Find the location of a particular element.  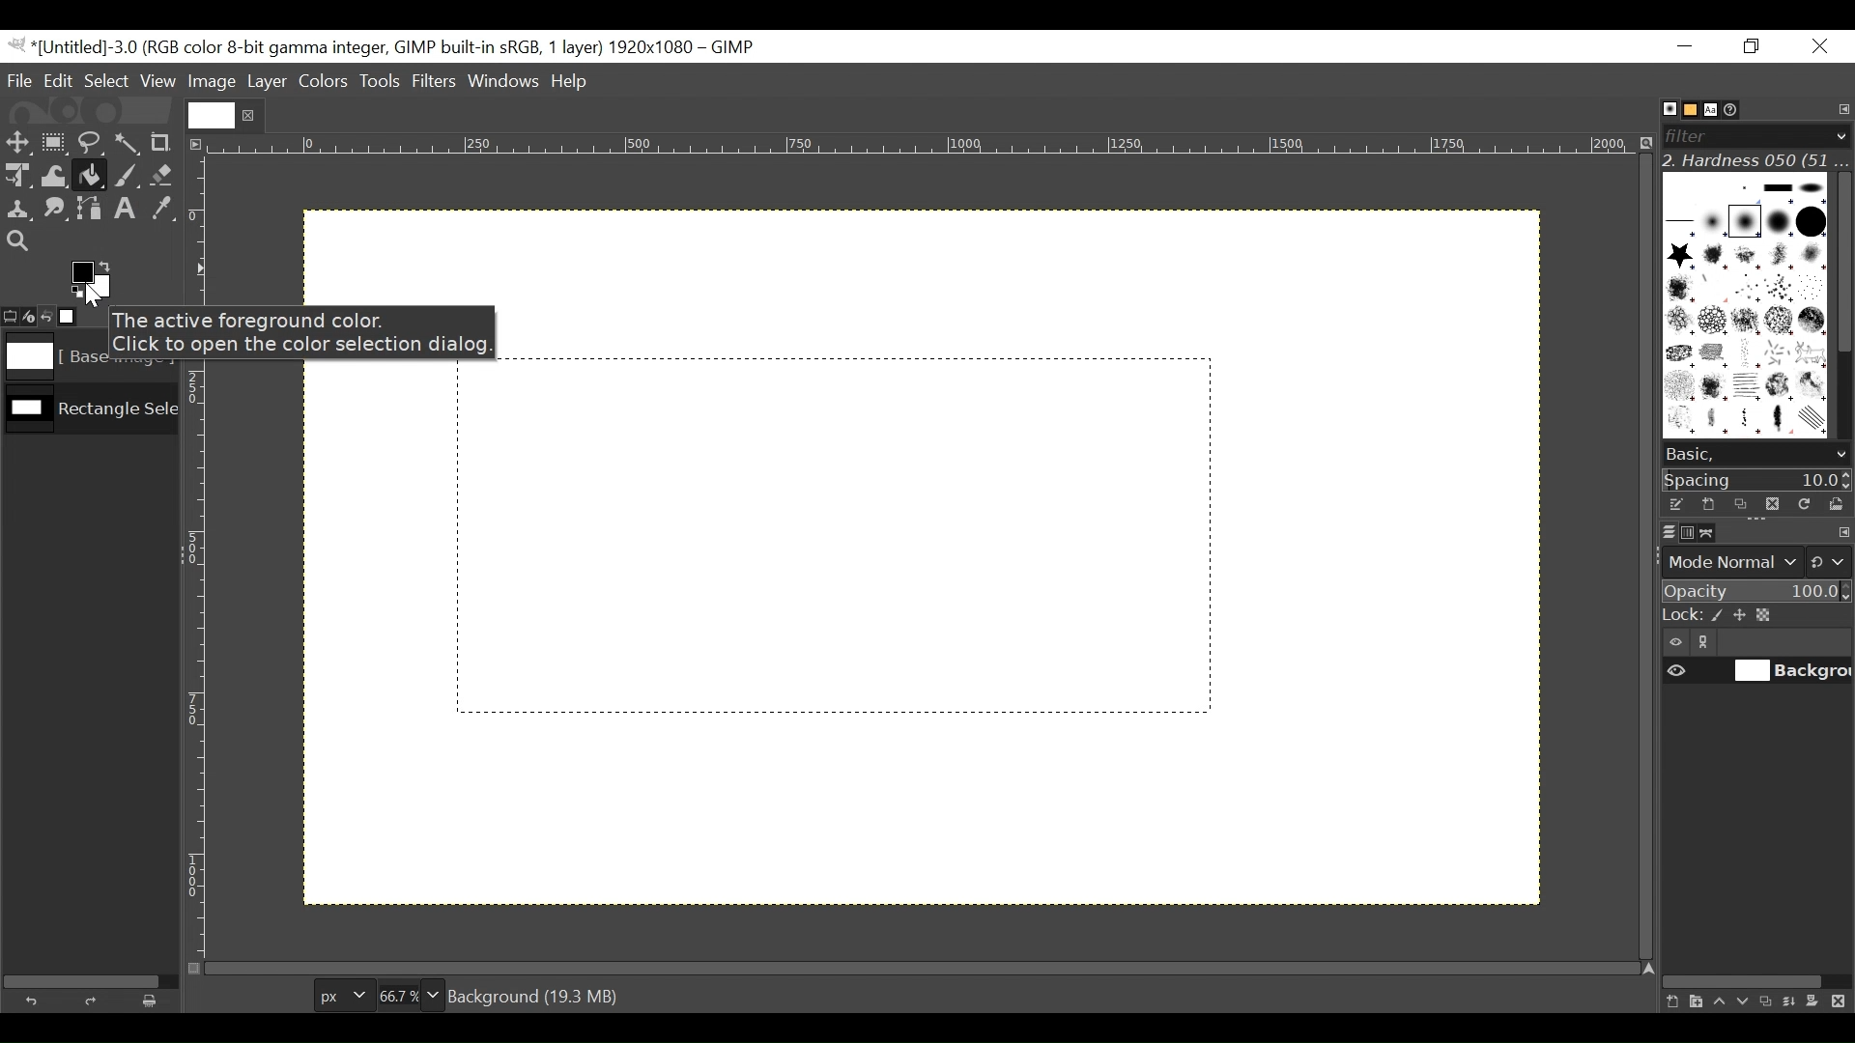

Eraser tool is located at coordinates (164, 177).